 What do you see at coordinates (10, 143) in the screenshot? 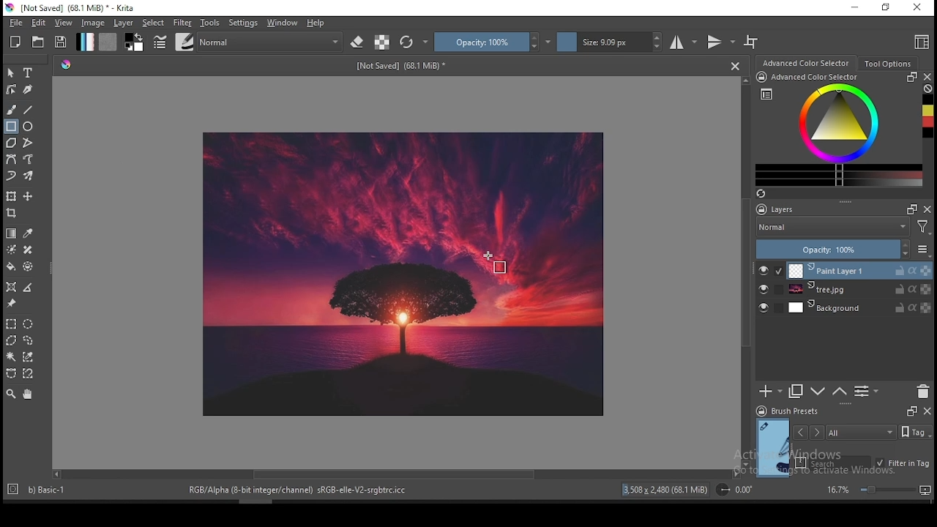
I see `polygon tool` at bounding box center [10, 143].